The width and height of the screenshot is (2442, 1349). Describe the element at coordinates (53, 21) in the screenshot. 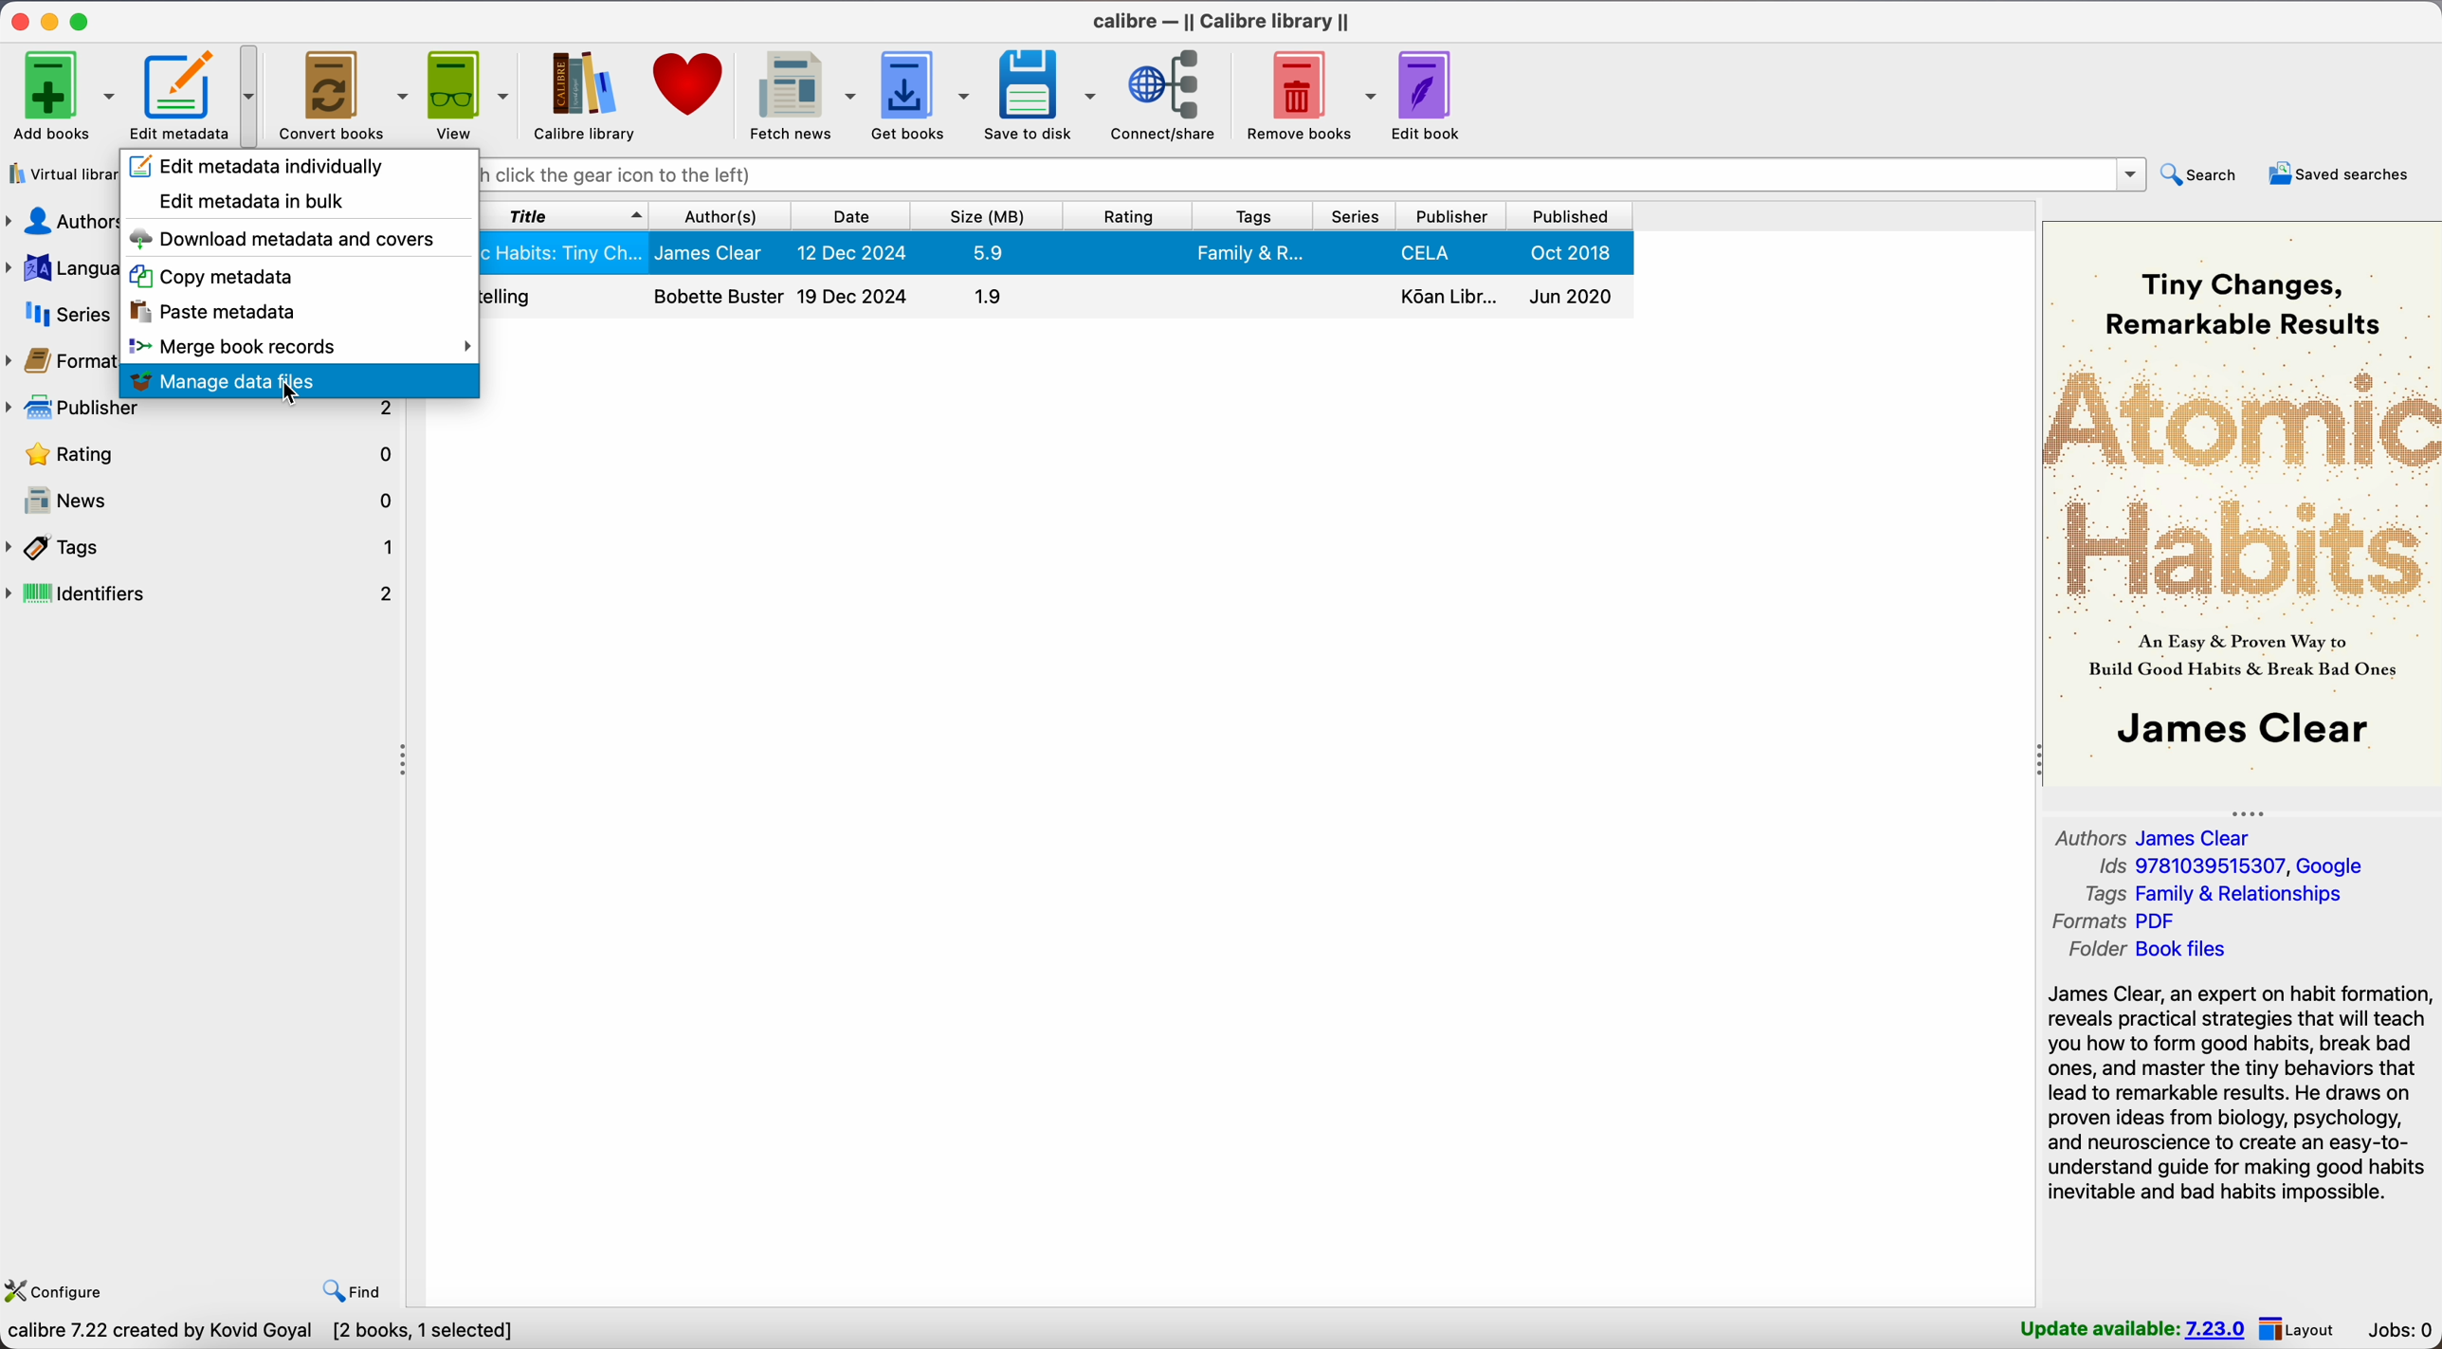

I see `minimize Calibre` at that location.